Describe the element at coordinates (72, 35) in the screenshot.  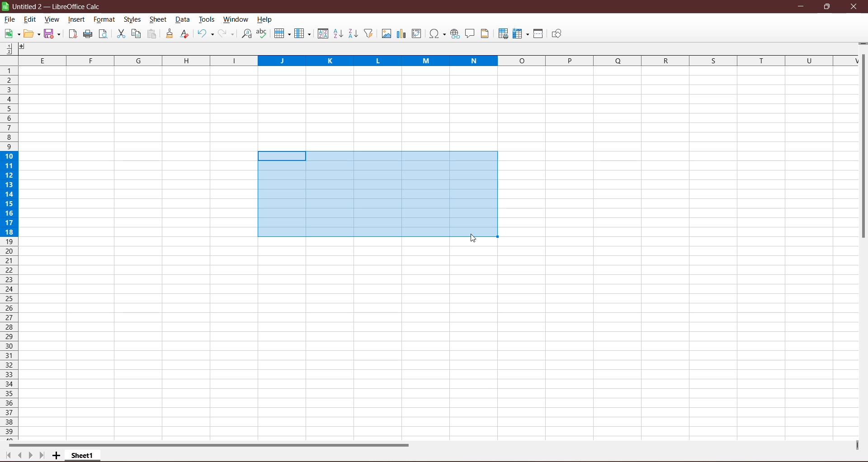
I see `Export directly as PDF` at that location.